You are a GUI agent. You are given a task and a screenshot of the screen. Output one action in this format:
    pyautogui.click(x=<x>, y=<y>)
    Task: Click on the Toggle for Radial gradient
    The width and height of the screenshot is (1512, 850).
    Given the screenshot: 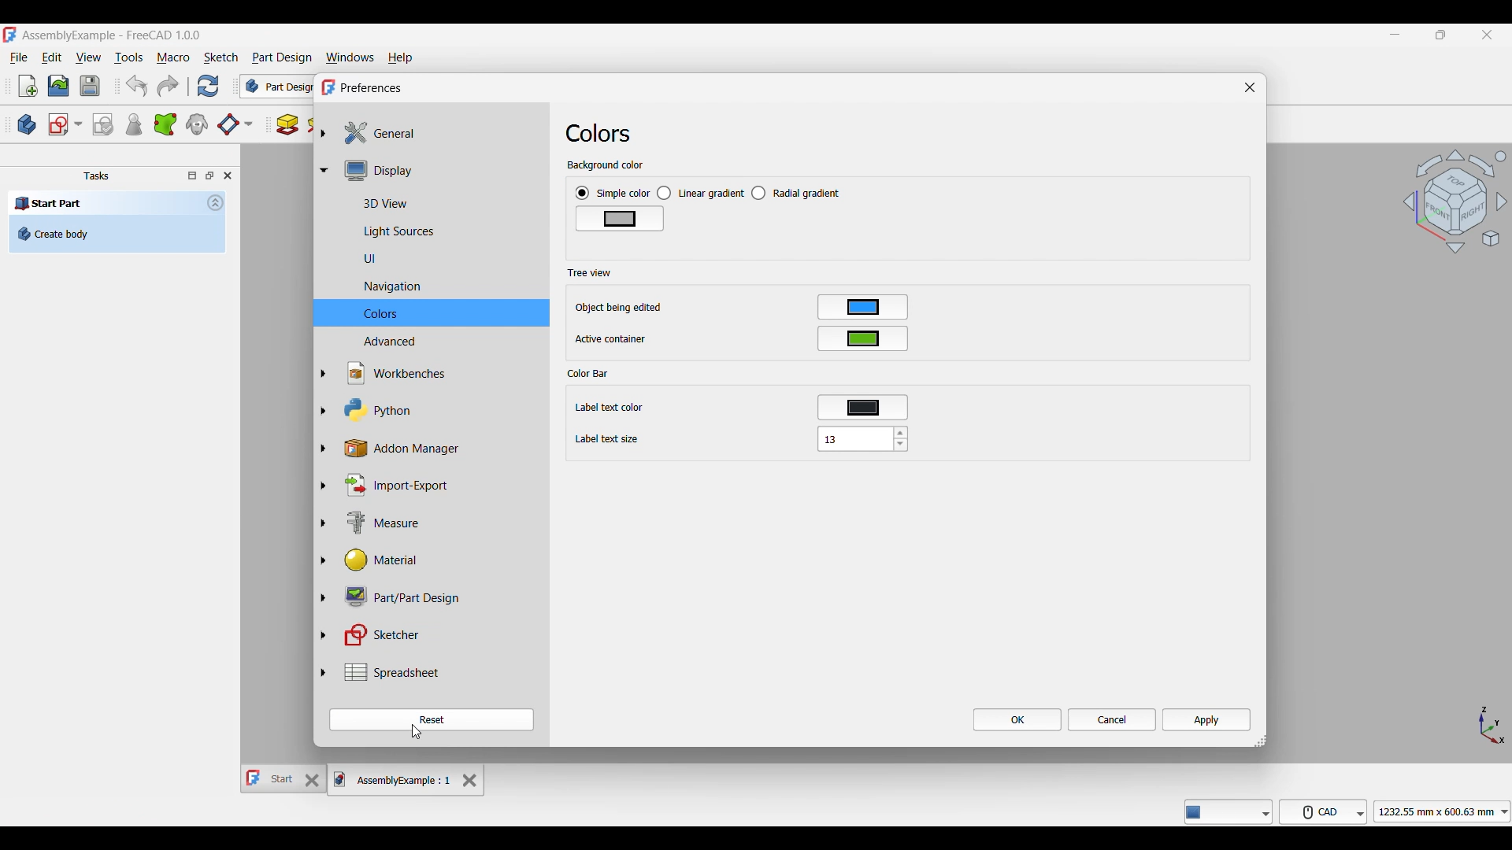 What is the action you would take?
    pyautogui.click(x=796, y=193)
    